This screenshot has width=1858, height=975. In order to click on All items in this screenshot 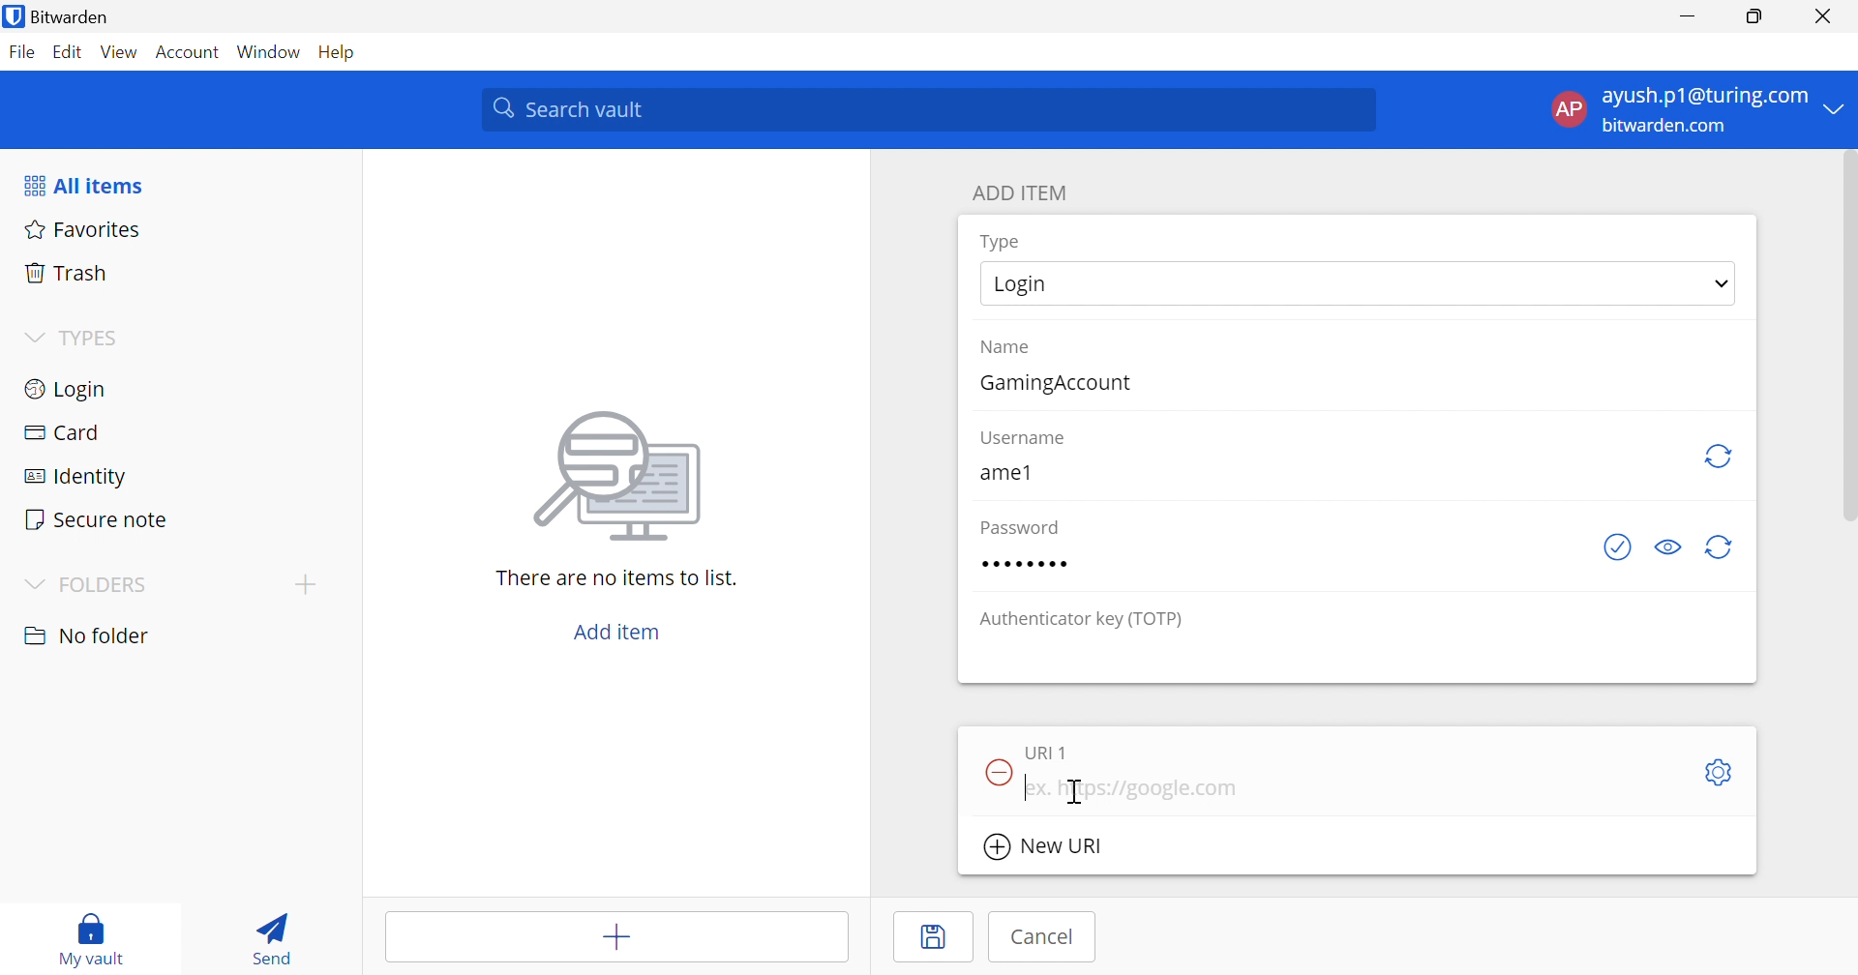, I will do `click(82, 186)`.